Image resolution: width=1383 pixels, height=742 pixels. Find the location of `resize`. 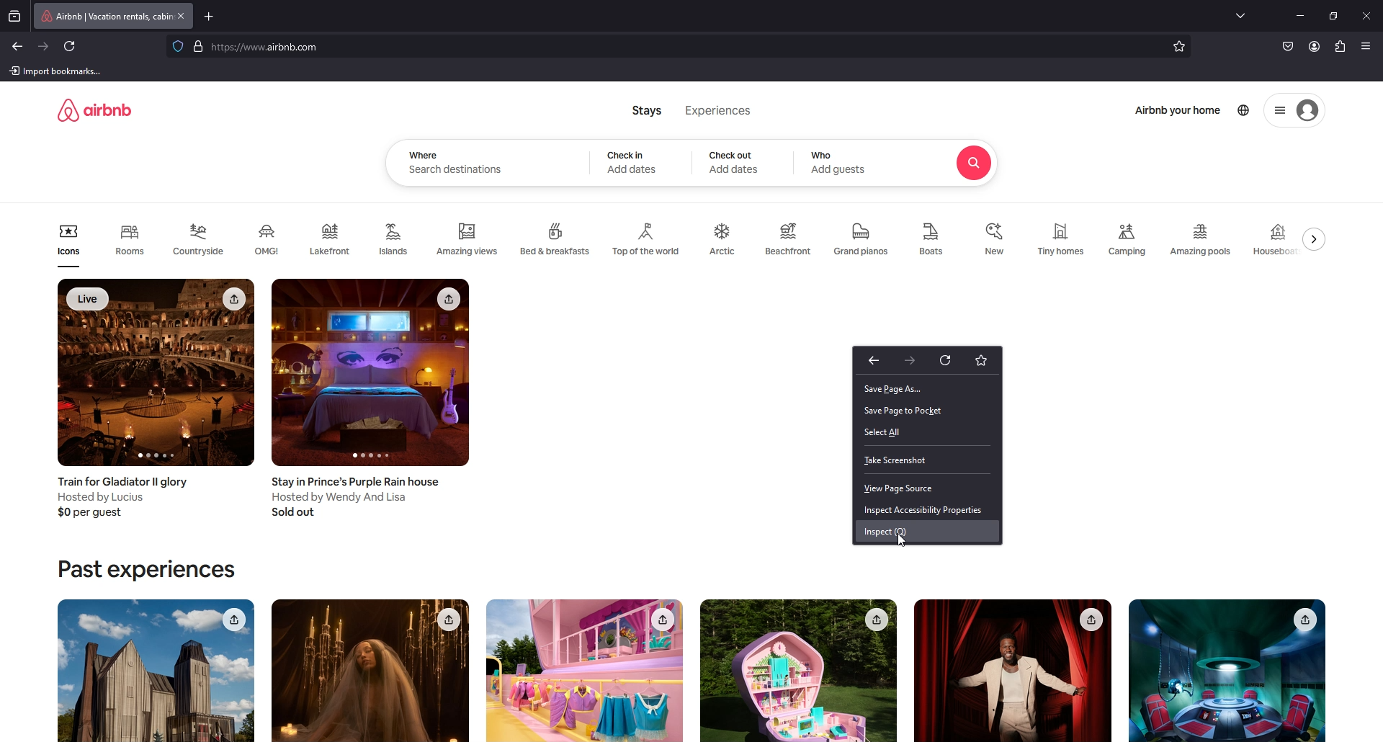

resize is located at coordinates (1334, 17).